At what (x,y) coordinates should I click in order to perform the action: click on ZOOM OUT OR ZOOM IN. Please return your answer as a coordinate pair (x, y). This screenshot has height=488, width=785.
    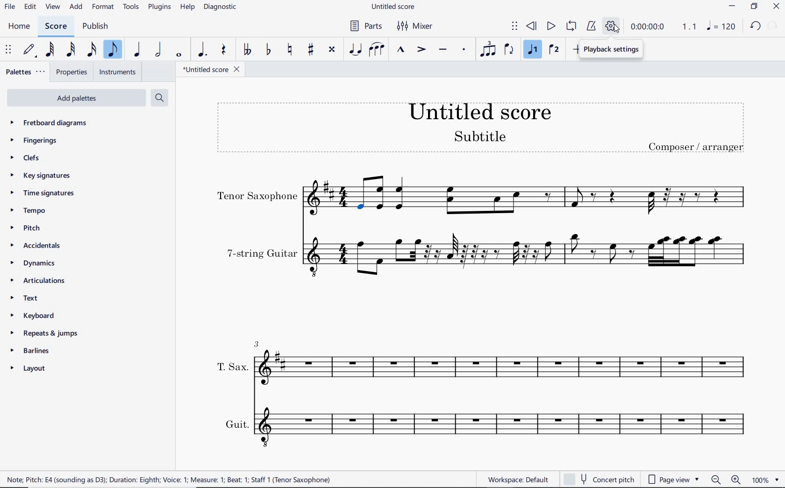
    Looking at the image, I should click on (727, 480).